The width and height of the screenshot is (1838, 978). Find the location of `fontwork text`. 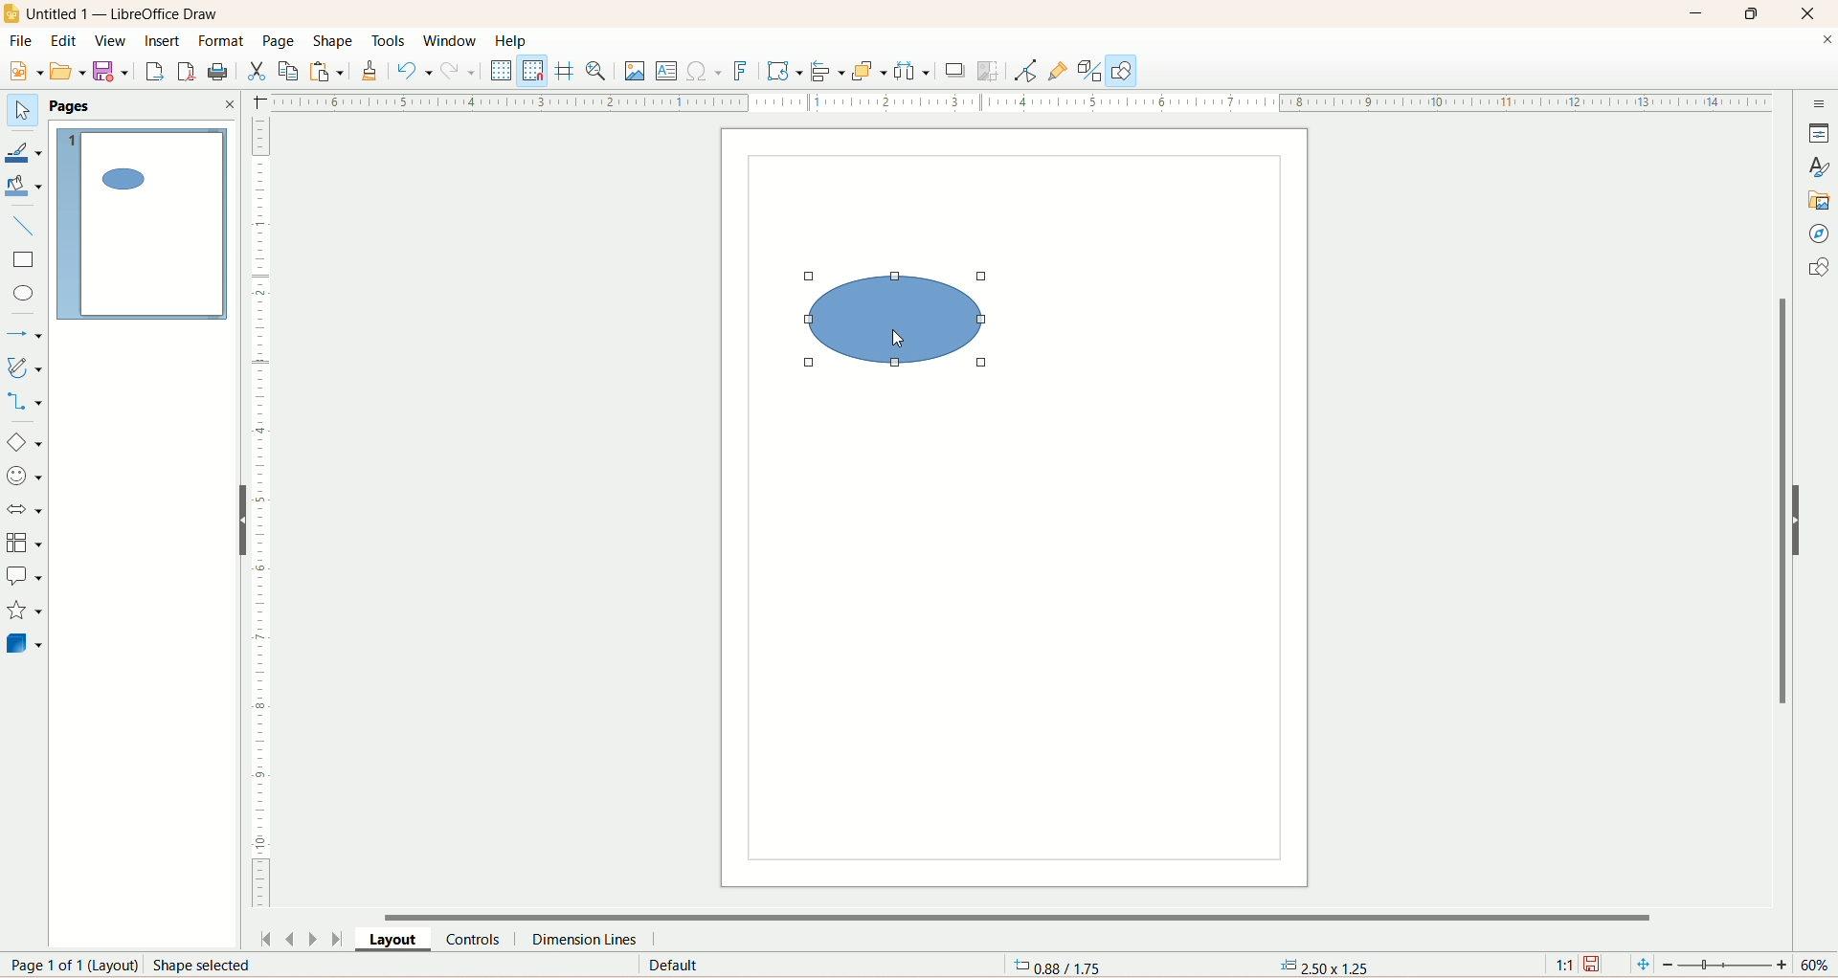

fontwork text is located at coordinates (740, 72).